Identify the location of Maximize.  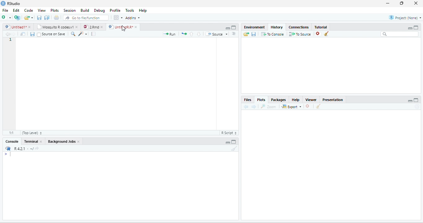
(416, 100).